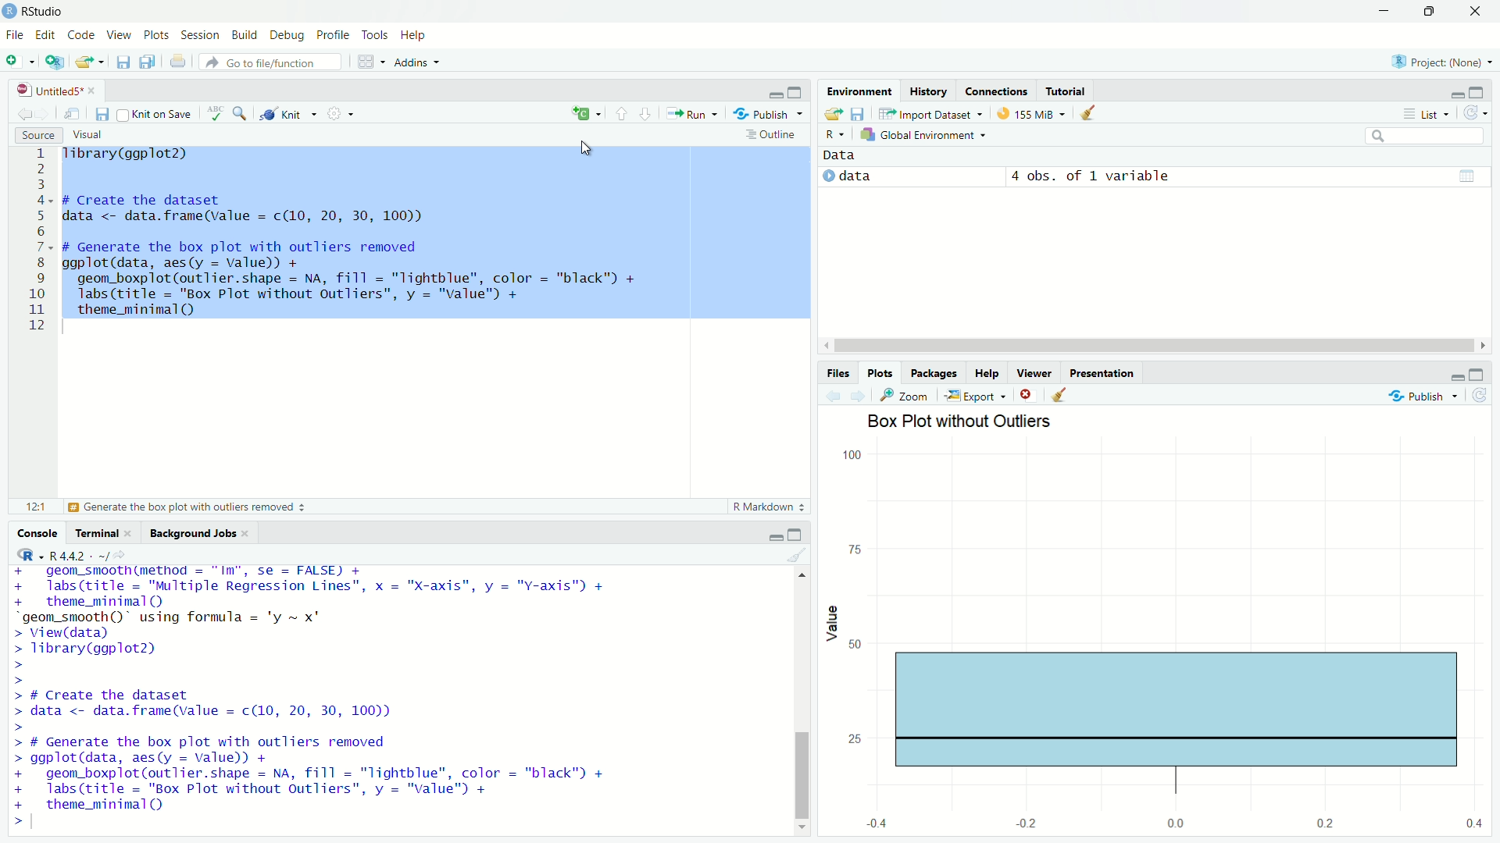  Describe the element at coordinates (590, 150) in the screenshot. I see `cursor` at that location.